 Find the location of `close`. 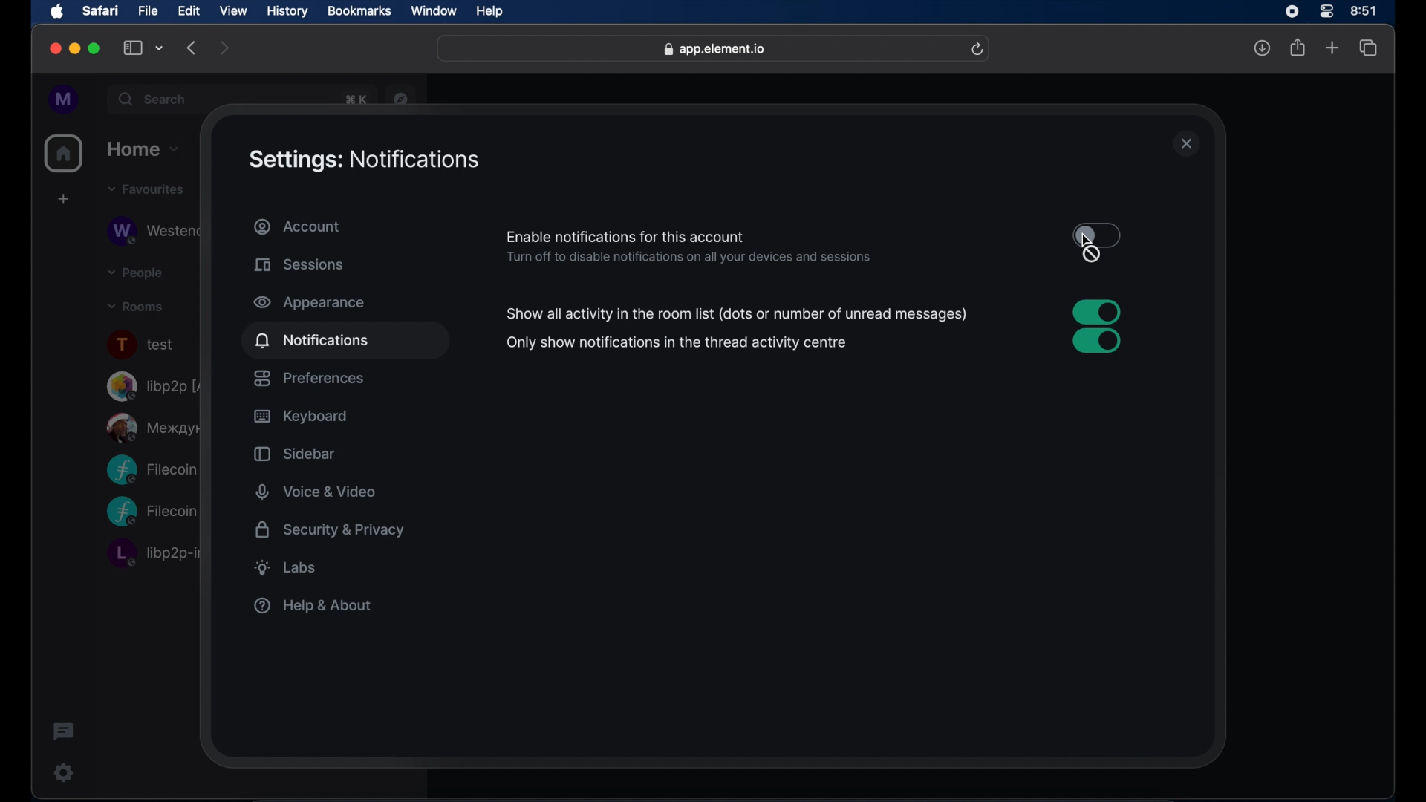

close is located at coordinates (1187, 145).